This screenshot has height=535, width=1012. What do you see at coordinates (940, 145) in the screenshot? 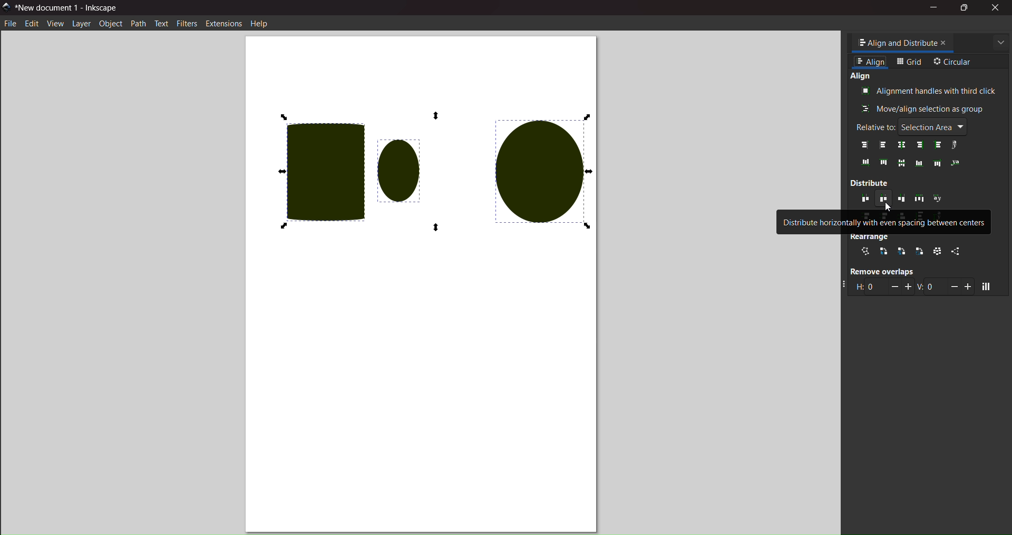
I see `left anchors` at bounding box center [940, 145].